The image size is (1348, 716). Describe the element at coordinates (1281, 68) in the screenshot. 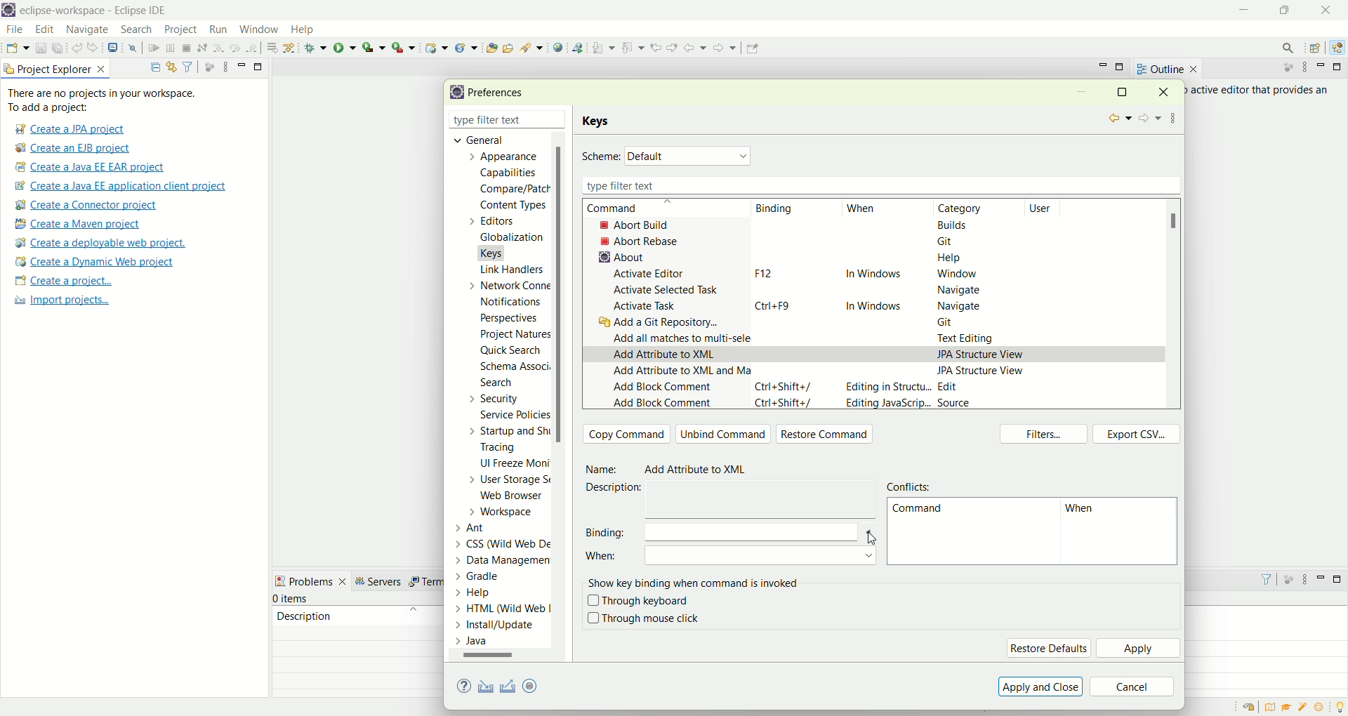

I see `focus on active task` at that location.